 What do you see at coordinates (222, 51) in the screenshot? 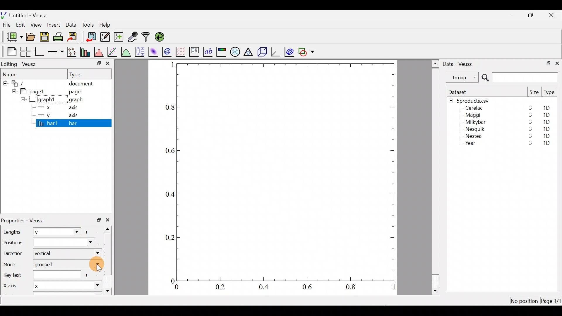
I see `Image color bar` at bounding box center [222, 51].